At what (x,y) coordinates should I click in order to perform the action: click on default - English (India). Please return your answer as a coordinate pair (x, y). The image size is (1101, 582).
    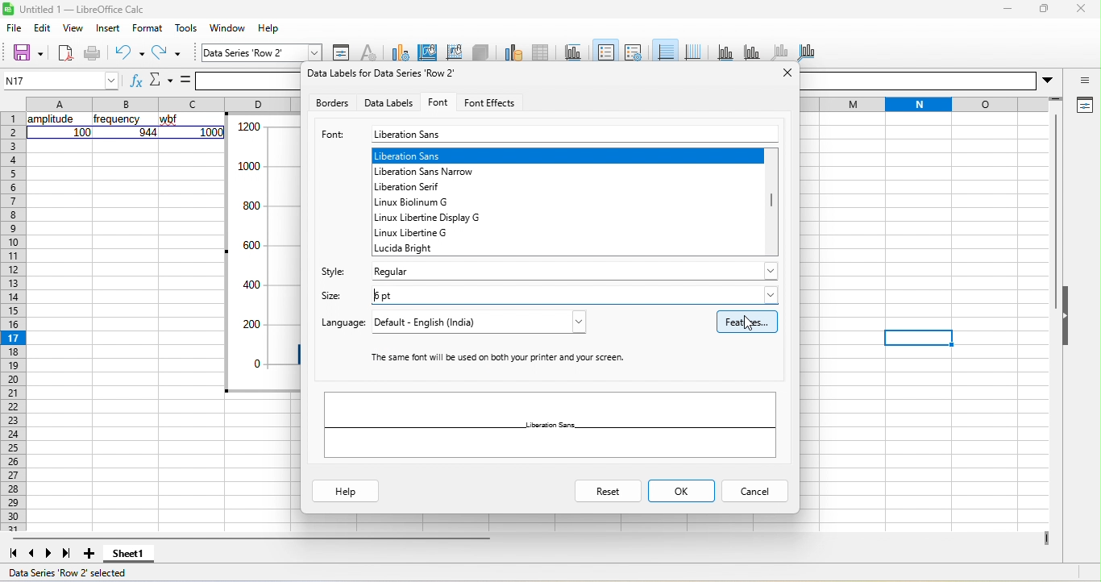
    Looking at the image, I should click on (484, 322).